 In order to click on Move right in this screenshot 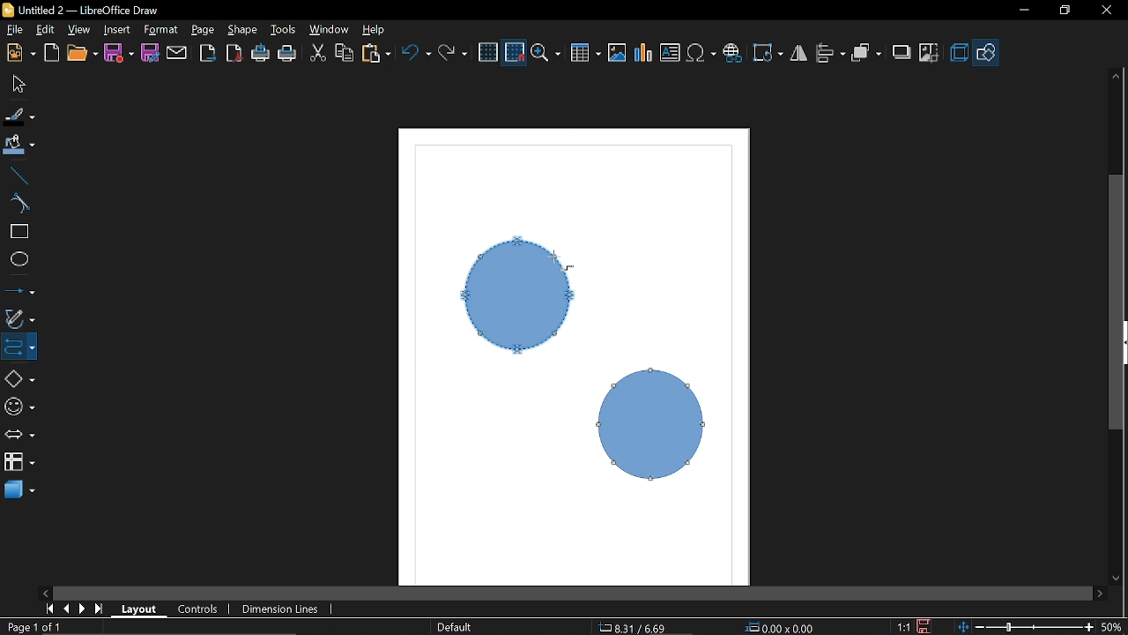, I will do `click(1102, 594)`.